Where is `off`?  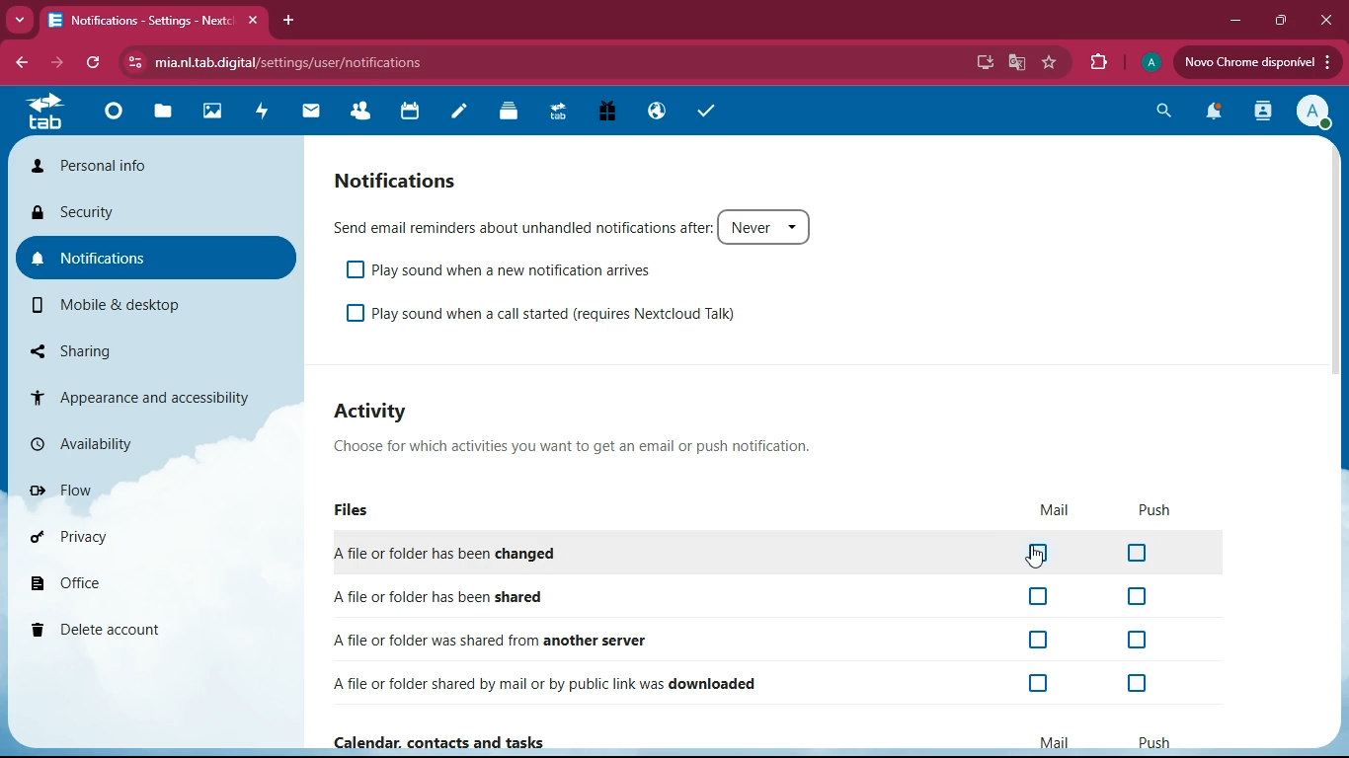 off is located at coordinates (1138, 597).